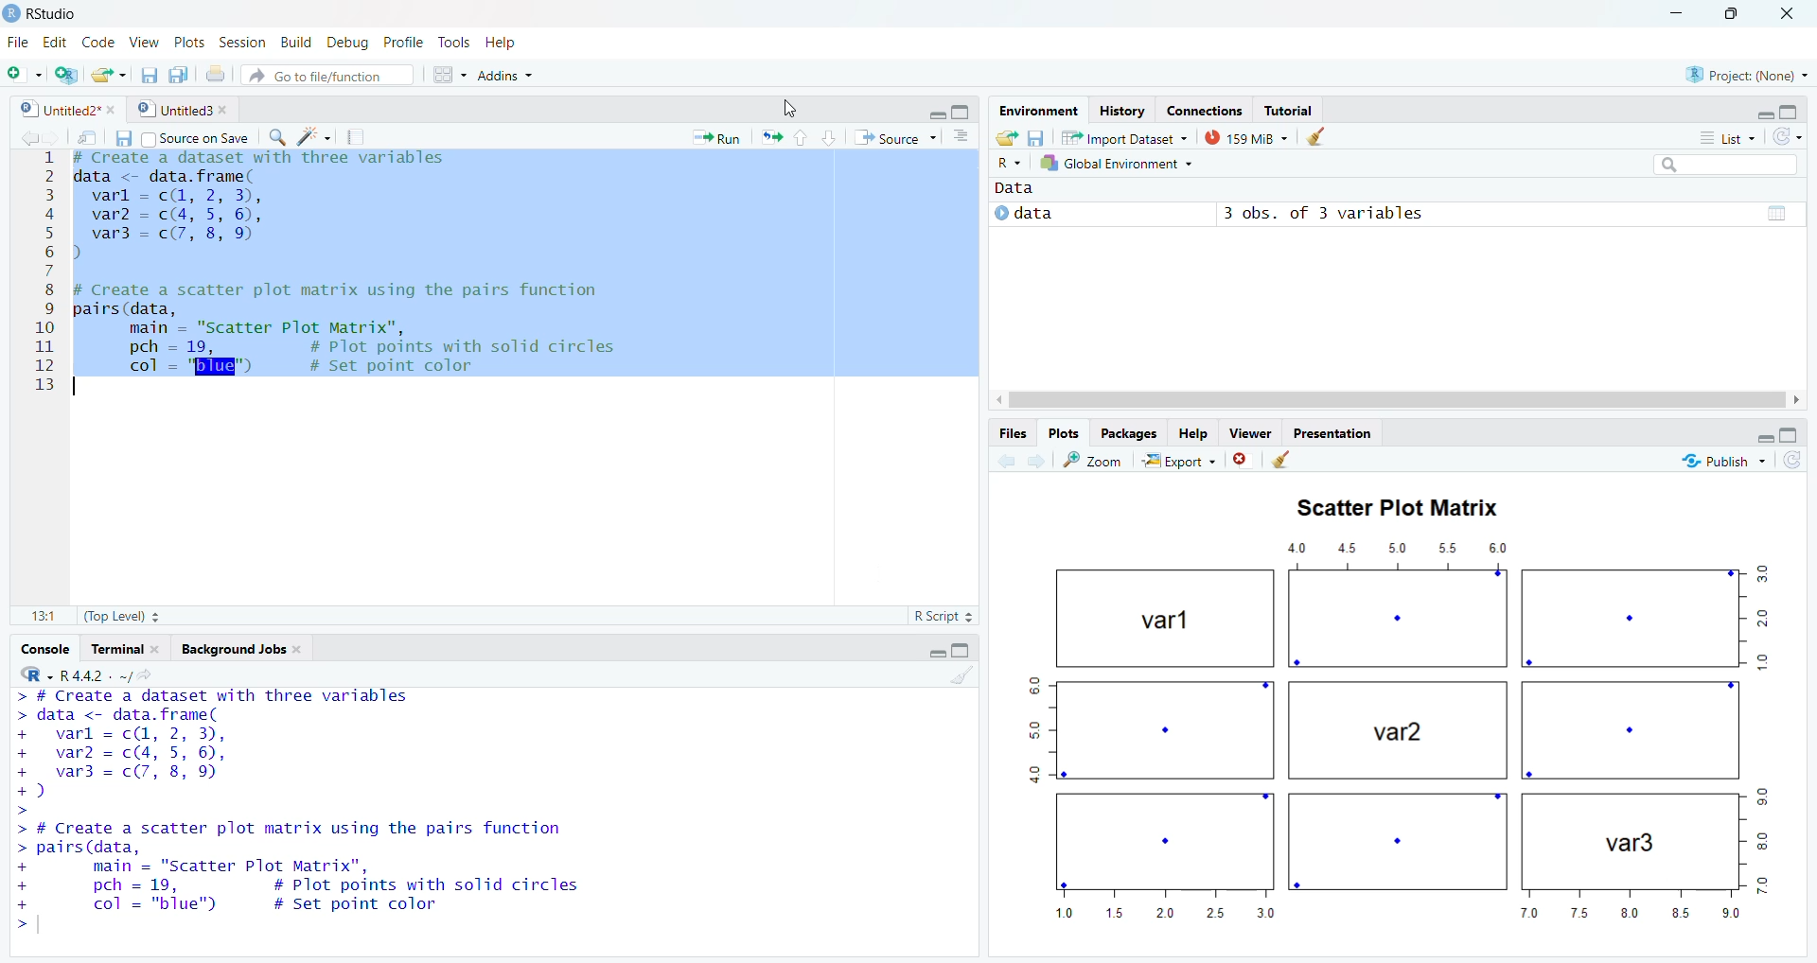 The image size is (1817, 963). What do you see at coordinates (1067, 432) in the screenshot?
I see `Plots` at bounding box center [1067, 432].